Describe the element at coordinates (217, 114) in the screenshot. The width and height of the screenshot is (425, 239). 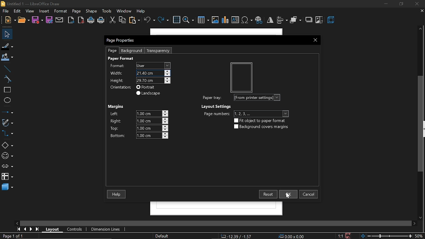
I see `page number` at that location.